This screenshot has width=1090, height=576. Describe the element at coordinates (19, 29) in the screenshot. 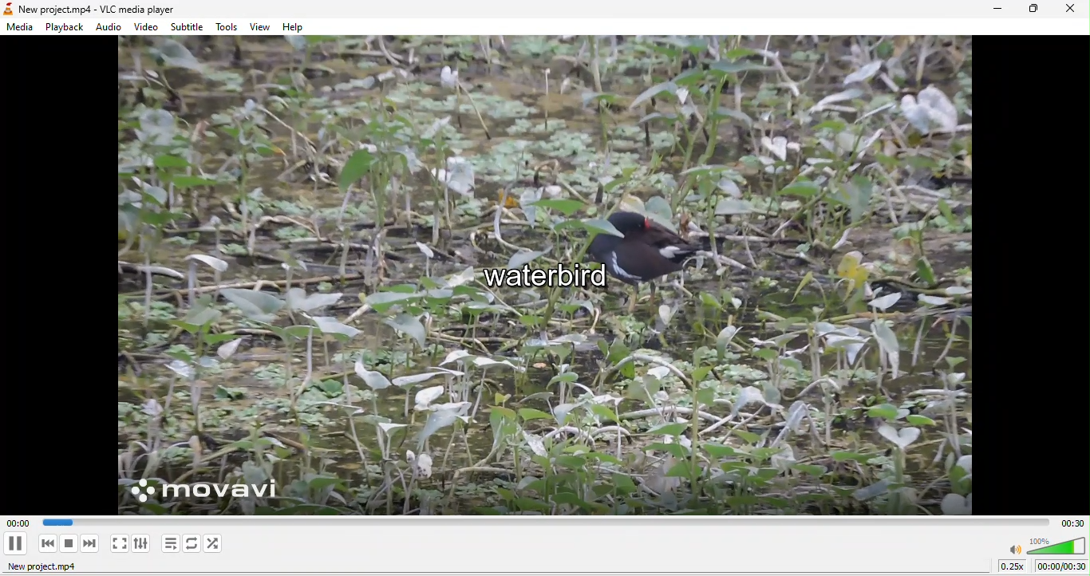

I see `media` at that location.